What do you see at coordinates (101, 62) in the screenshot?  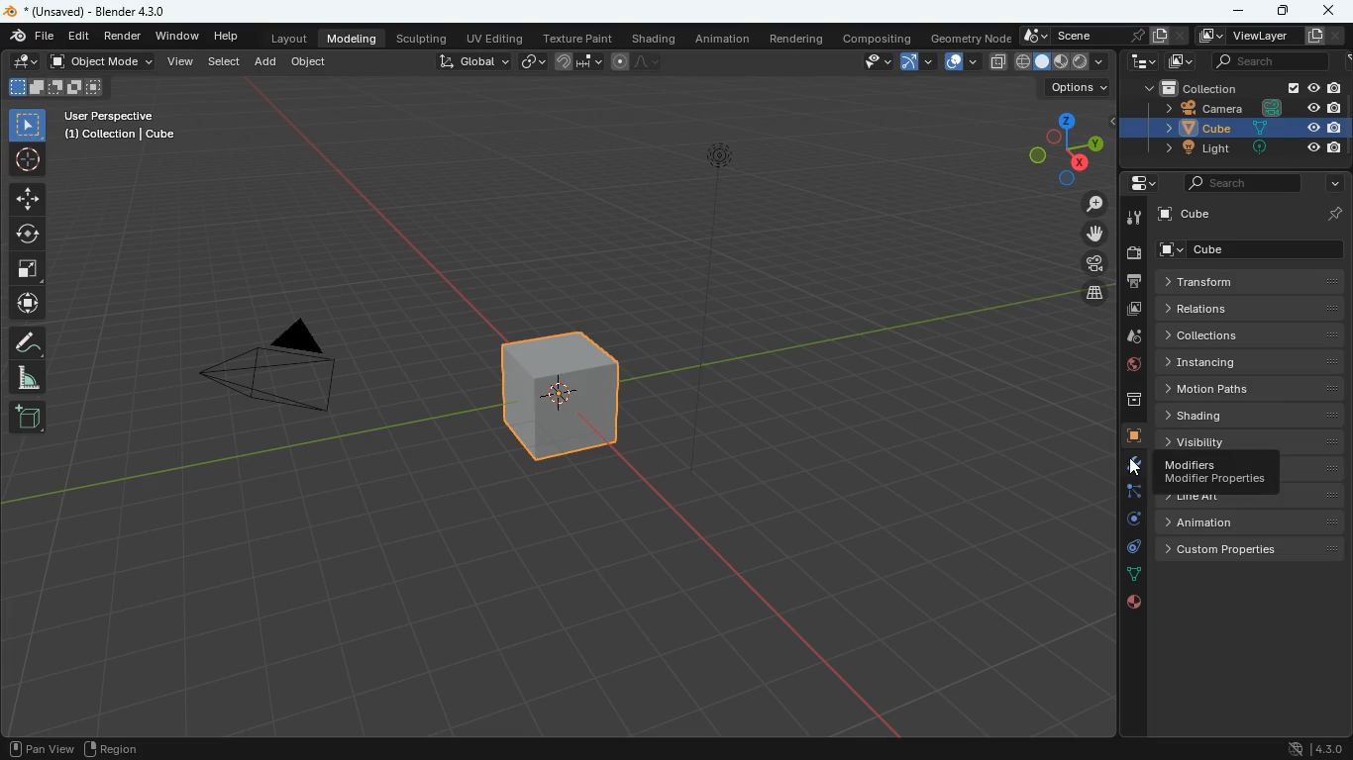 I see `object mode` at bounding box center [101, 62].